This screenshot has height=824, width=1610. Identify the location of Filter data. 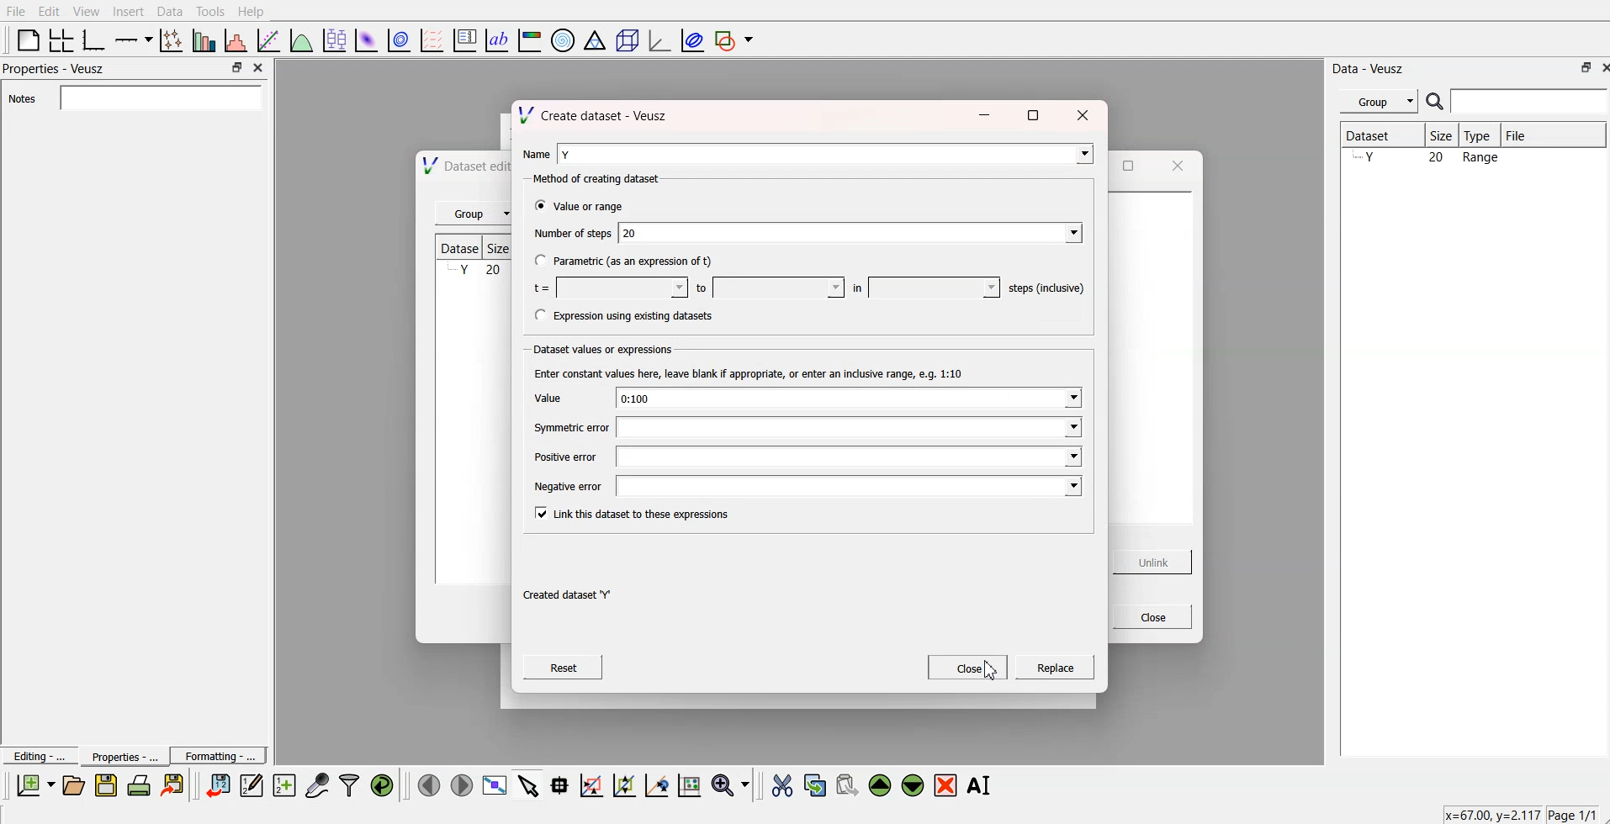
(351, 784).